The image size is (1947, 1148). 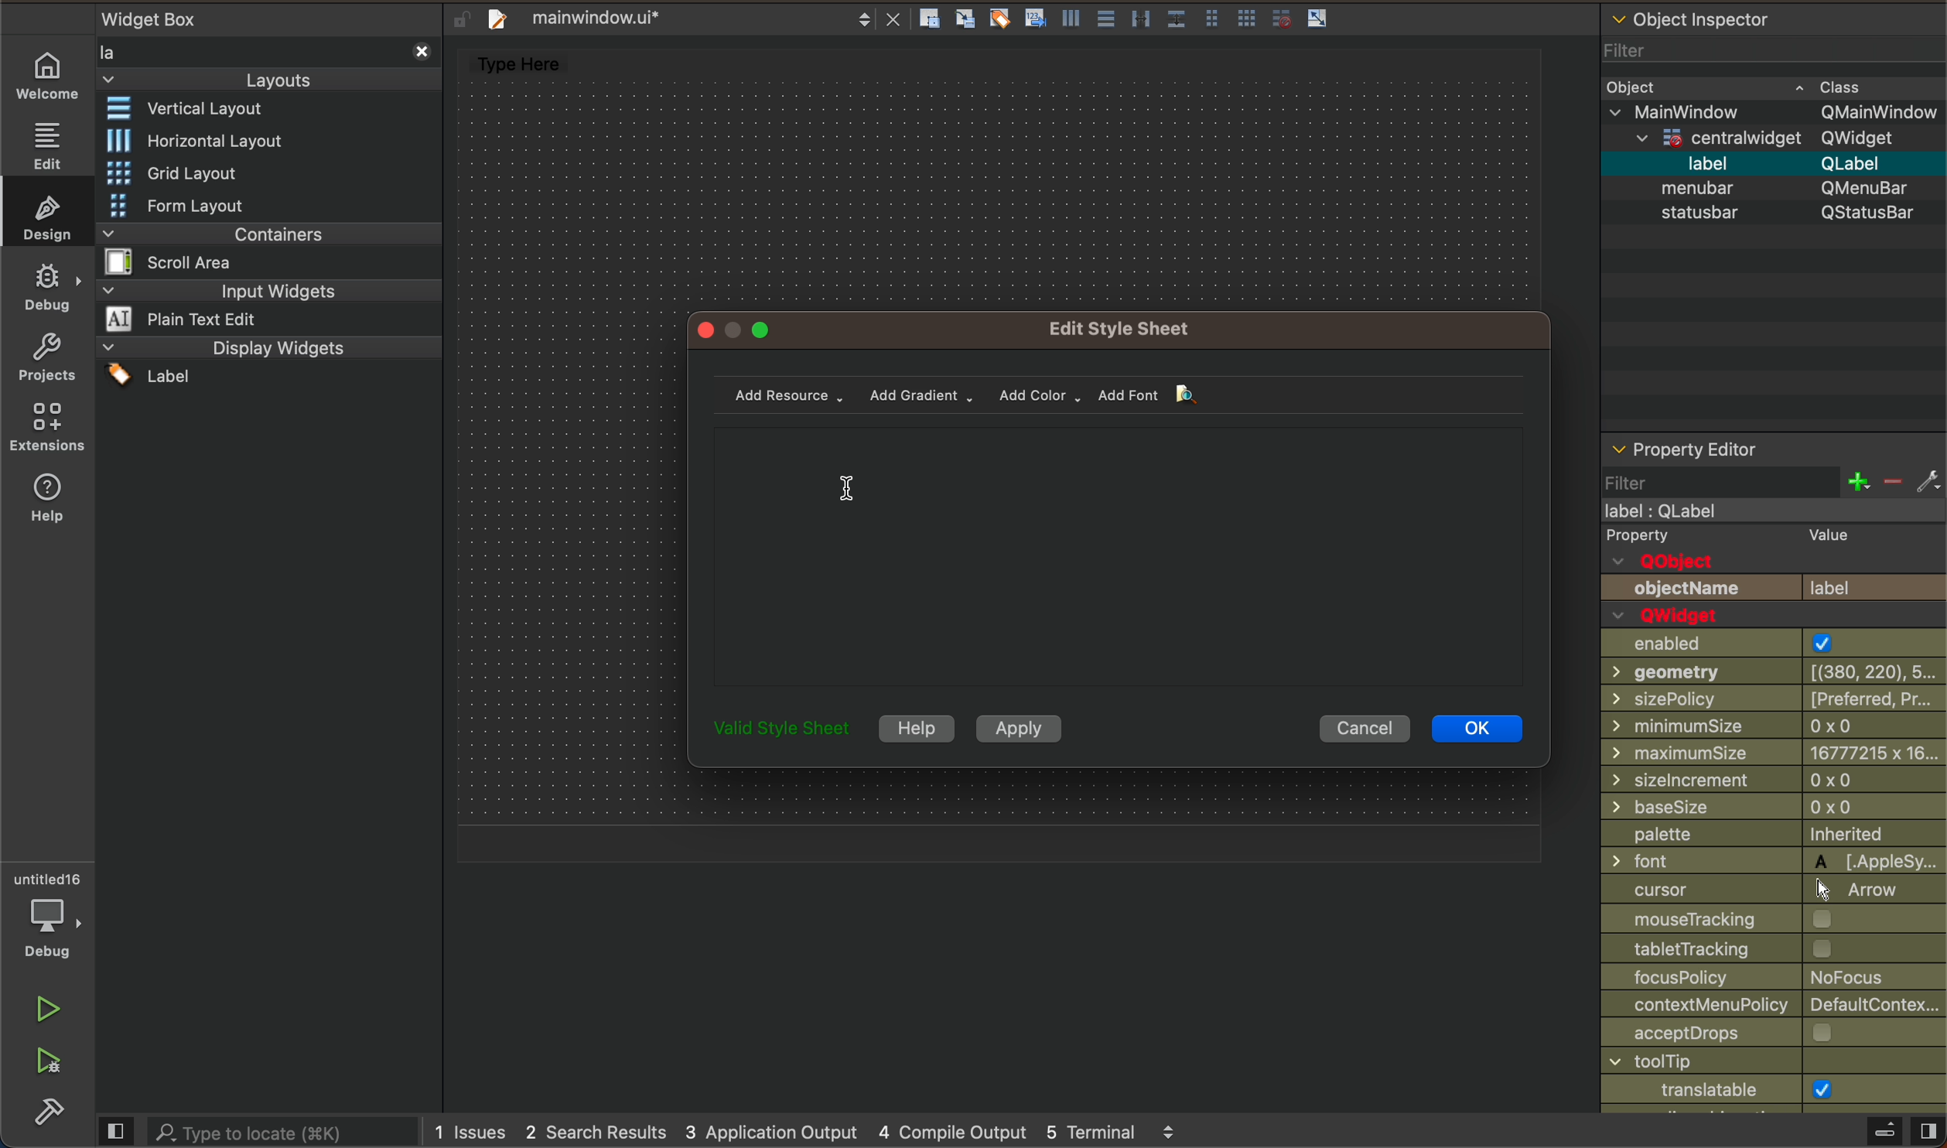 What do you see at coordinates (43, 363) in the screenshot?
I see `projects` at bounding box center [43, 363].